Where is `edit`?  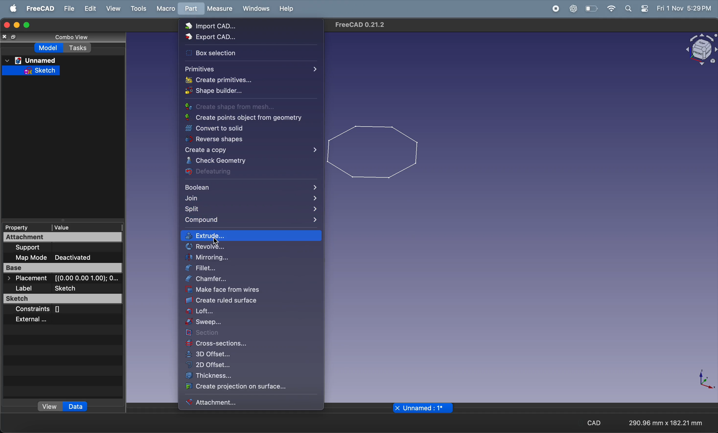 edit is located at coordinates (89, 8).